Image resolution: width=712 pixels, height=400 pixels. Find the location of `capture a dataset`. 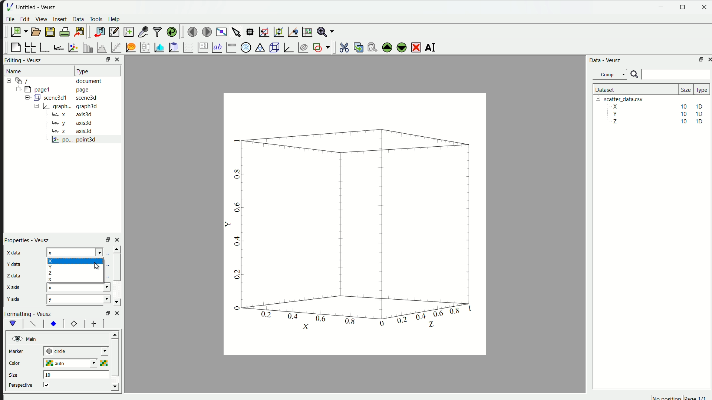

capture a dataset is located at coordinates (143, 31).